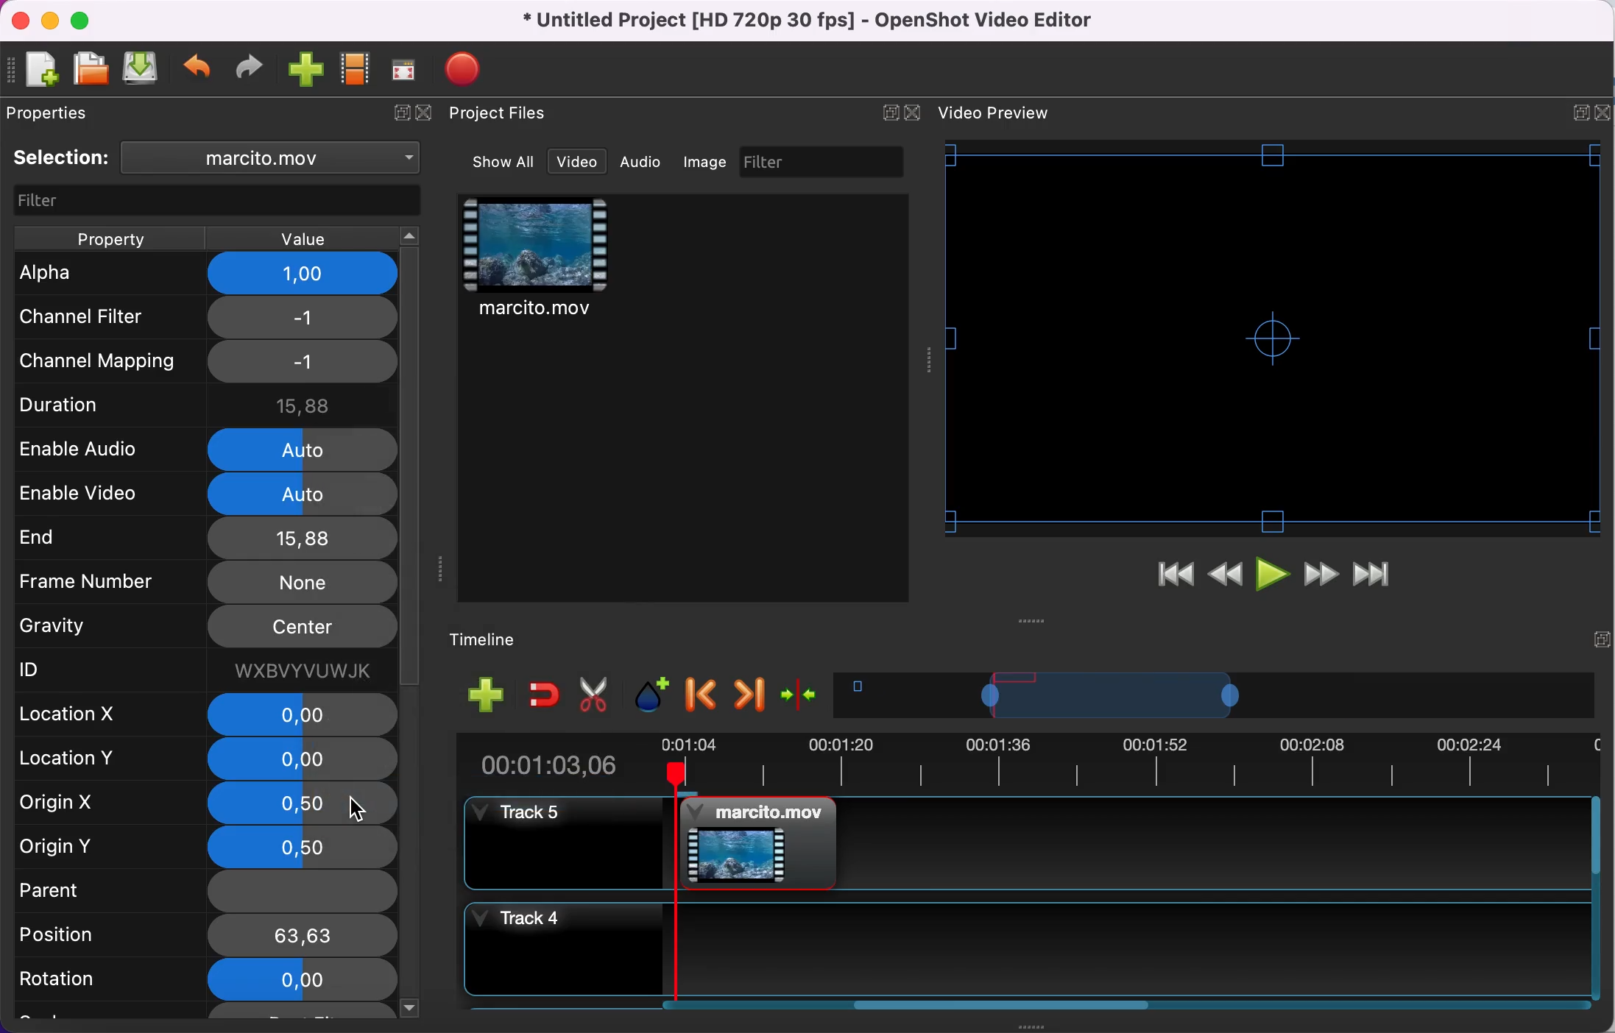 This screenshot has height=1033, width=1615. Describe the element at coordinates (219, 202) in the screenshot. I see `filter` at that location.